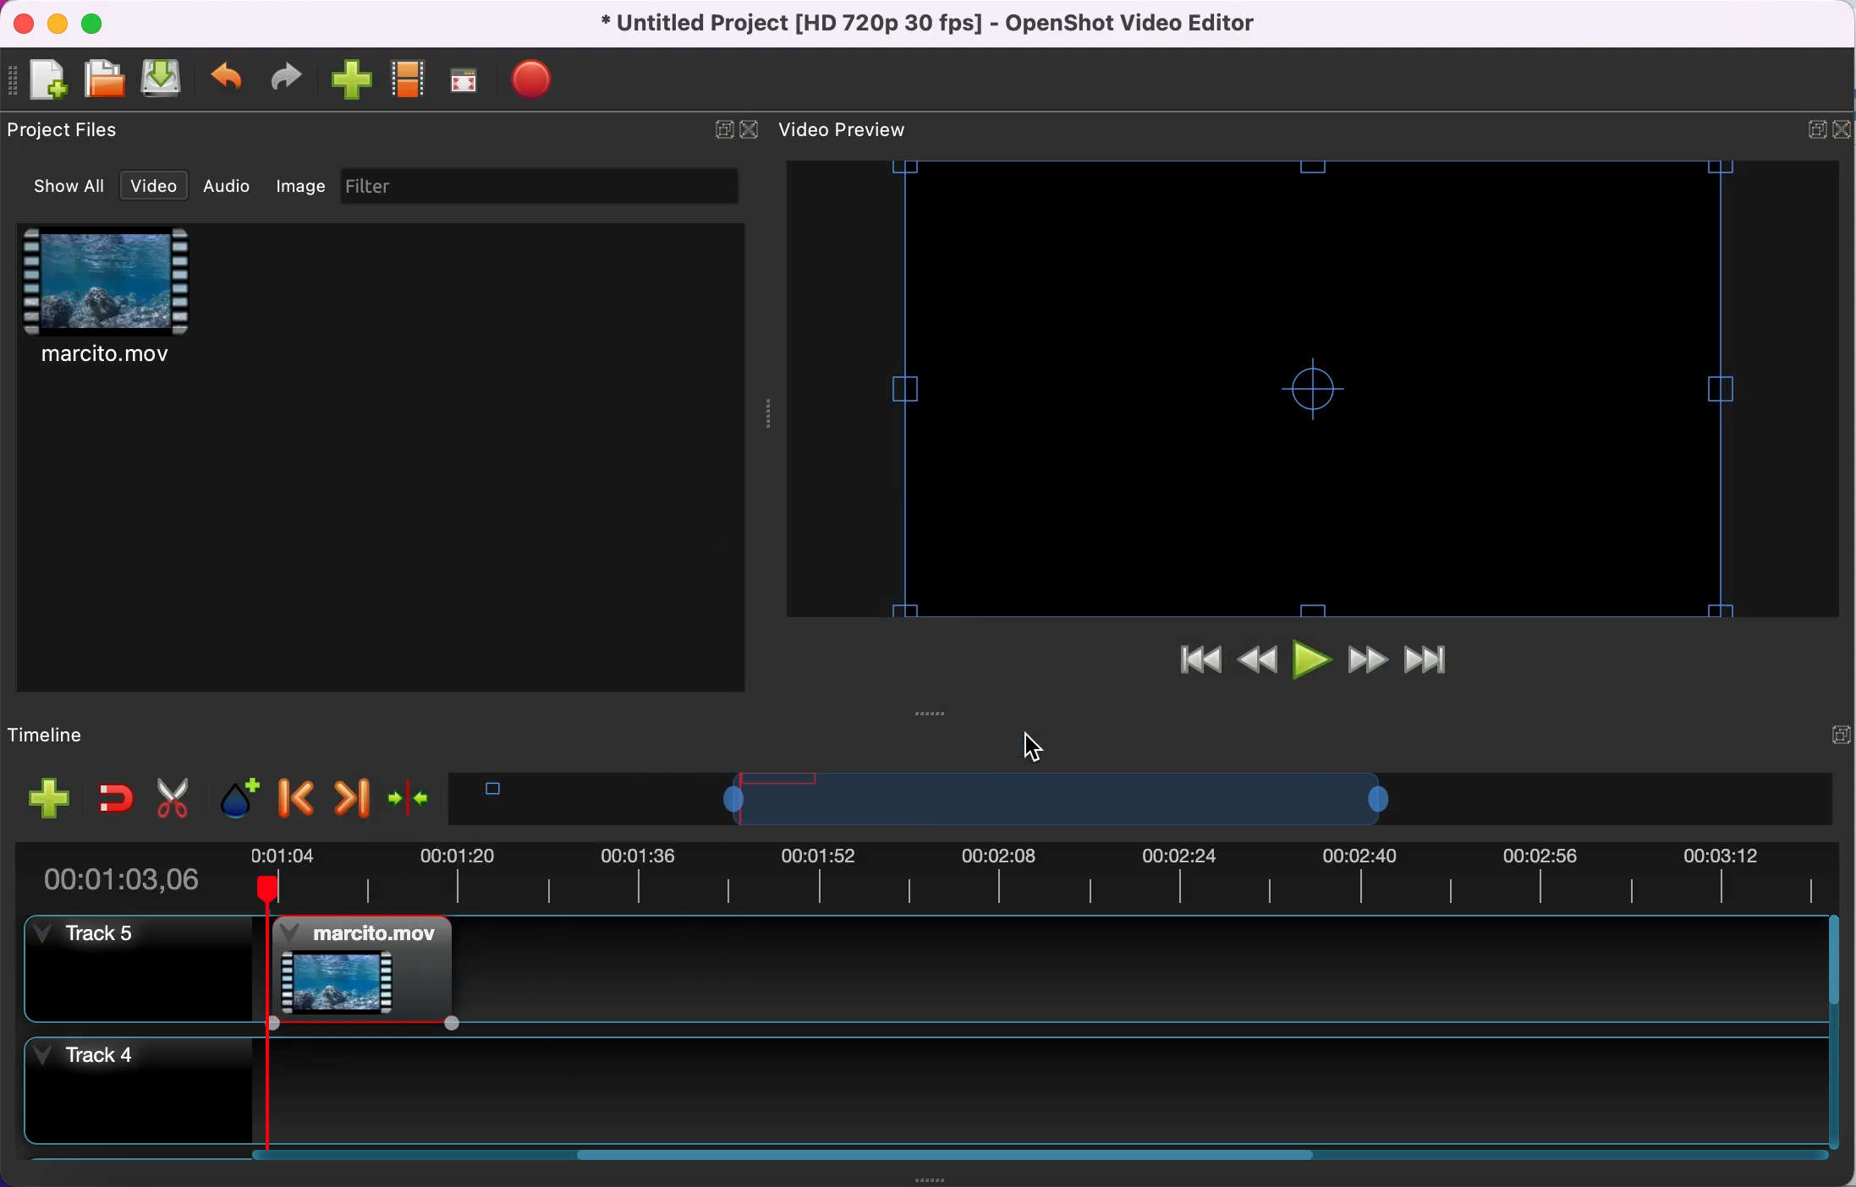 The width and height of the screenshot is (1856, 1187). I want to click on fade in applied, so click(382, 973).